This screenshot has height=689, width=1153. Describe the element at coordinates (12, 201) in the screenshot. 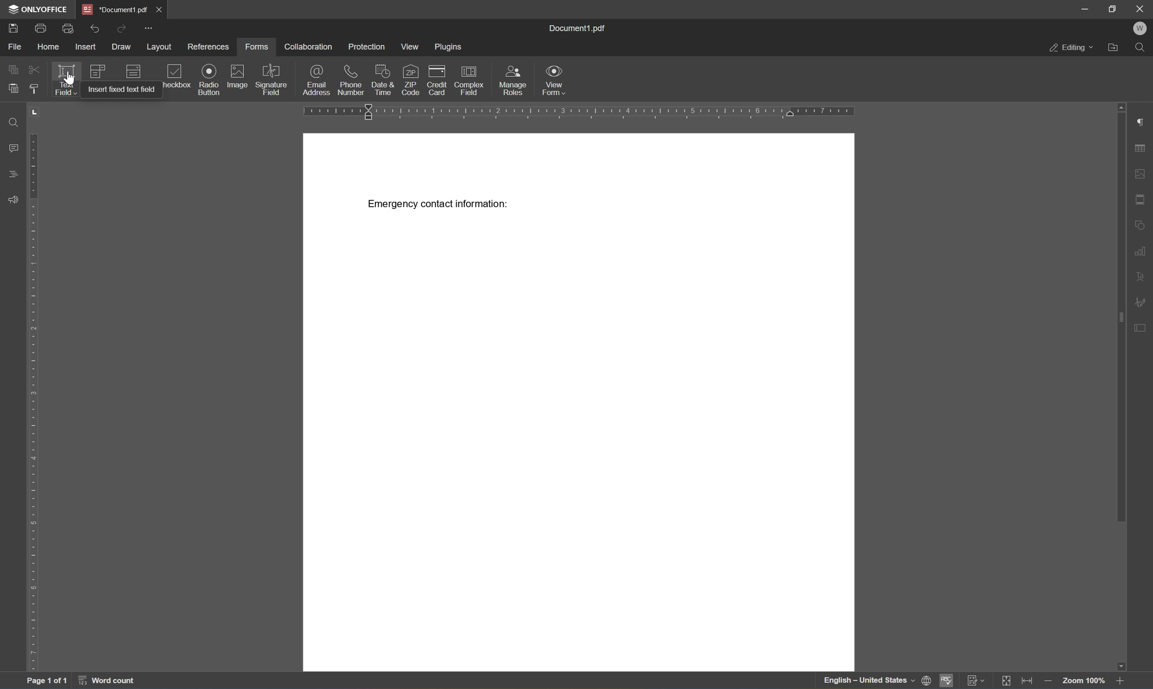

I see `feedback and support` at that location.